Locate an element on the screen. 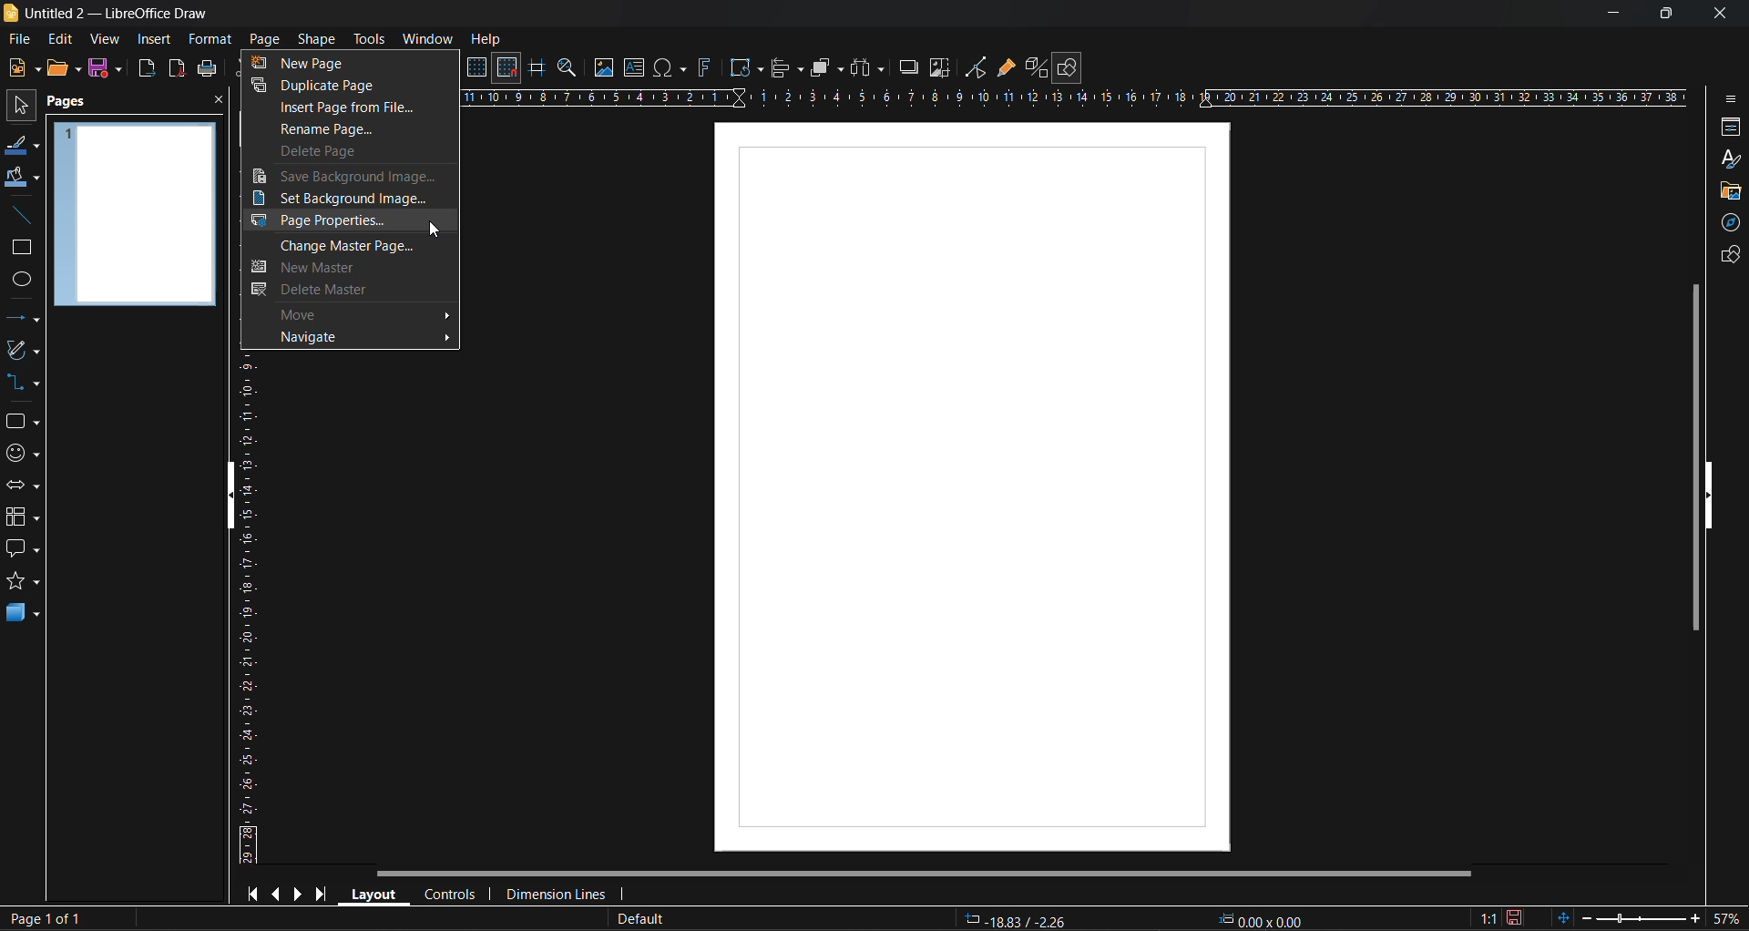 The image size is (1749, 931). gallery is located at coordinates (1727, 189).